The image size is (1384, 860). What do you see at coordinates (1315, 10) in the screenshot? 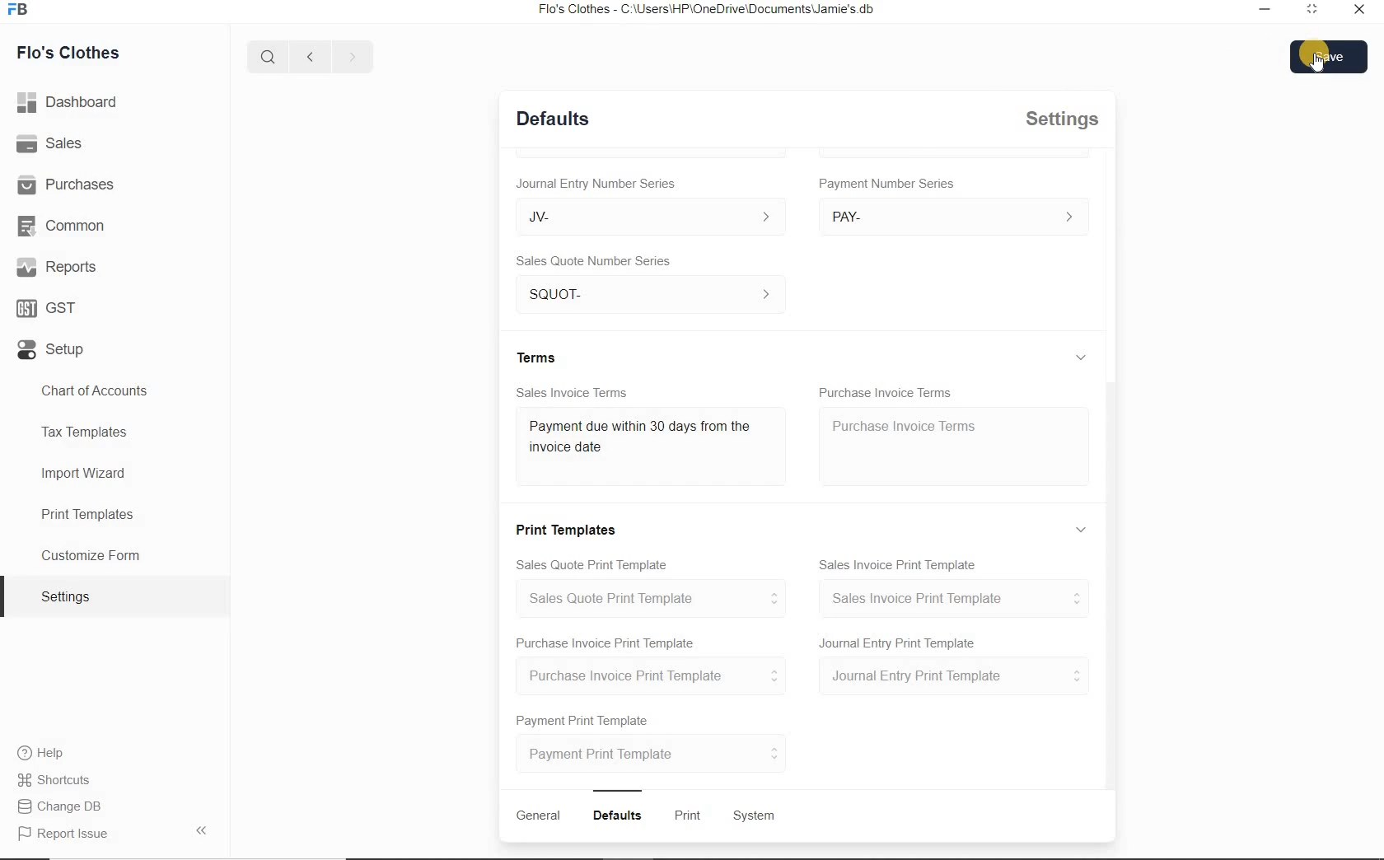
I see `Maximize` at bounding box center [1315, 10].